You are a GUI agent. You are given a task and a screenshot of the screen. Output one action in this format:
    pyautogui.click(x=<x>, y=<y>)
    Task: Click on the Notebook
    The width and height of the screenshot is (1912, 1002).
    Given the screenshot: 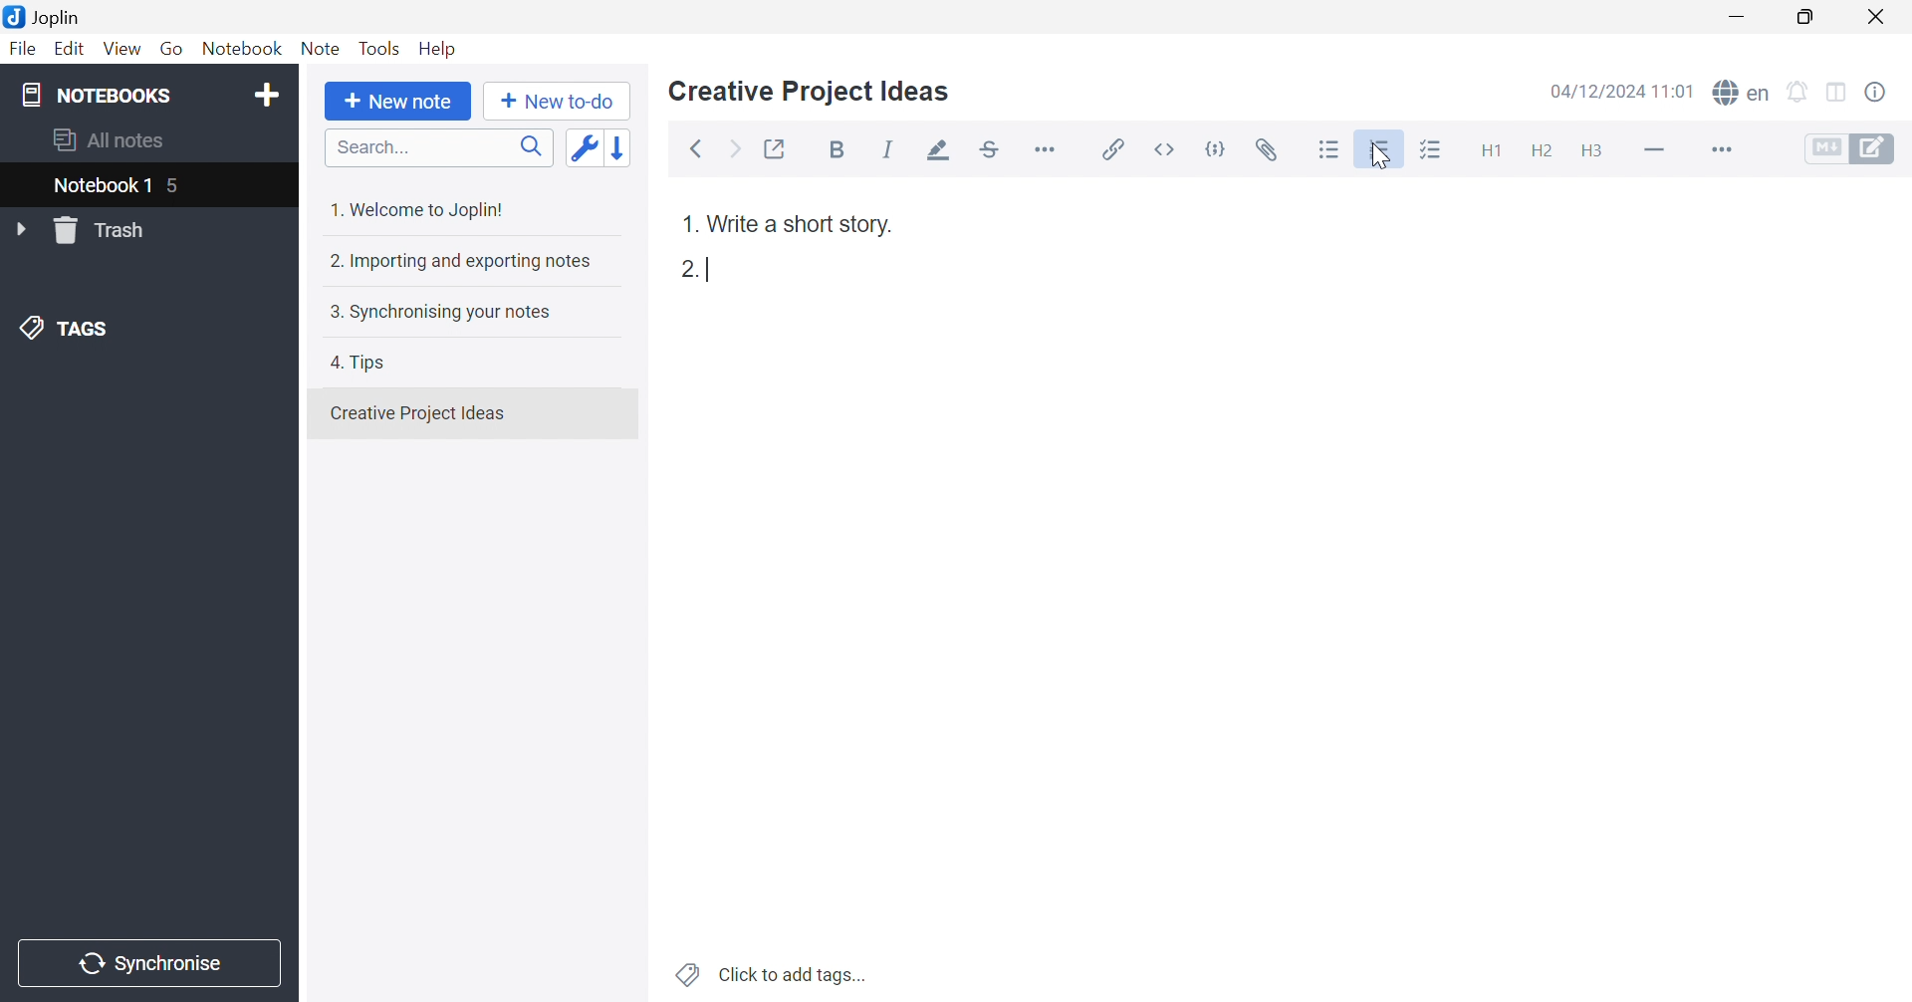 What is the action you would take?
    pyautogui.click(x=246, y=52)
    